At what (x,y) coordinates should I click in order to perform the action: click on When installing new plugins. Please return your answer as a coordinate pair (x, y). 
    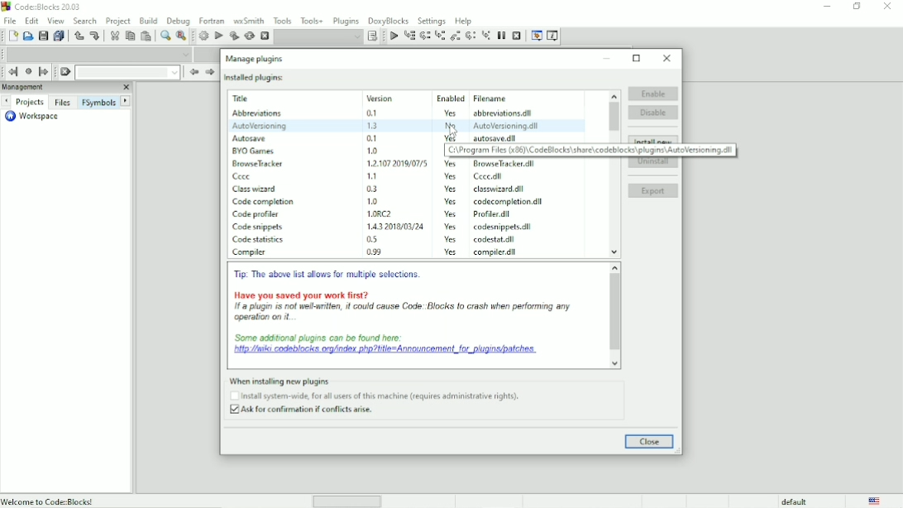
    Looking at the image, I should click on (378, 396).